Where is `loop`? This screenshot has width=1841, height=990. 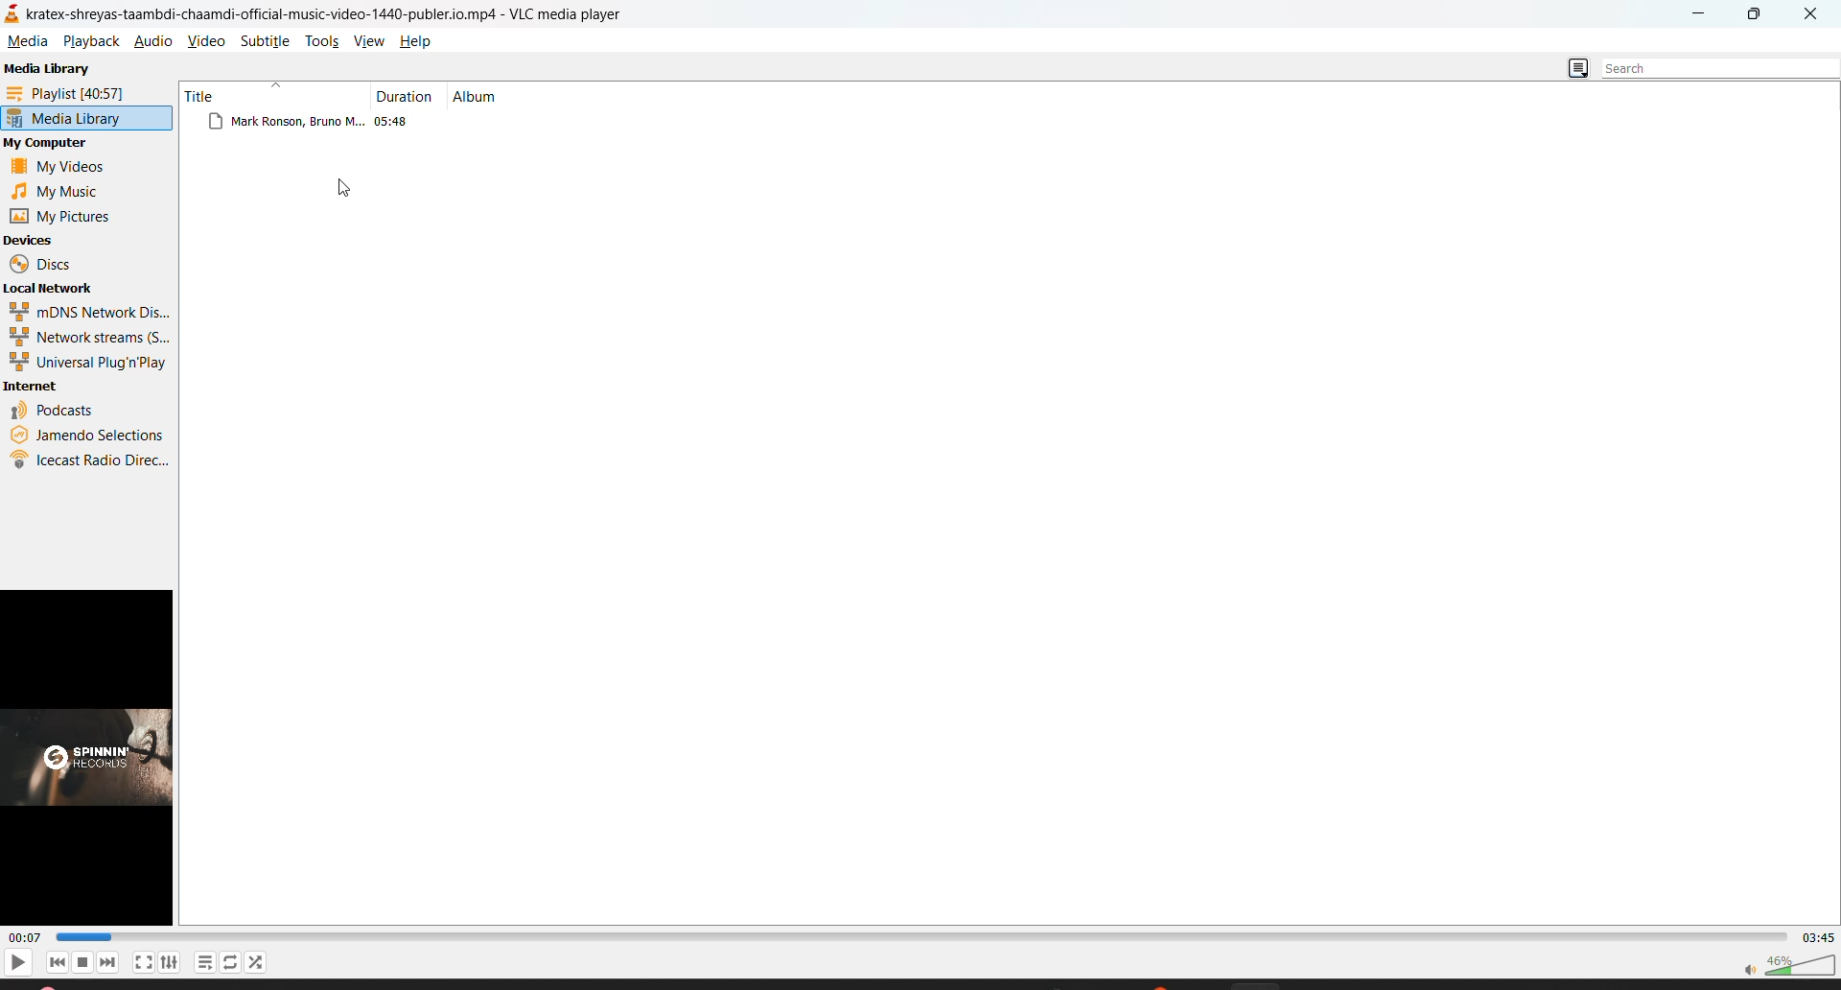
loop is located at coordinates (228, 960).